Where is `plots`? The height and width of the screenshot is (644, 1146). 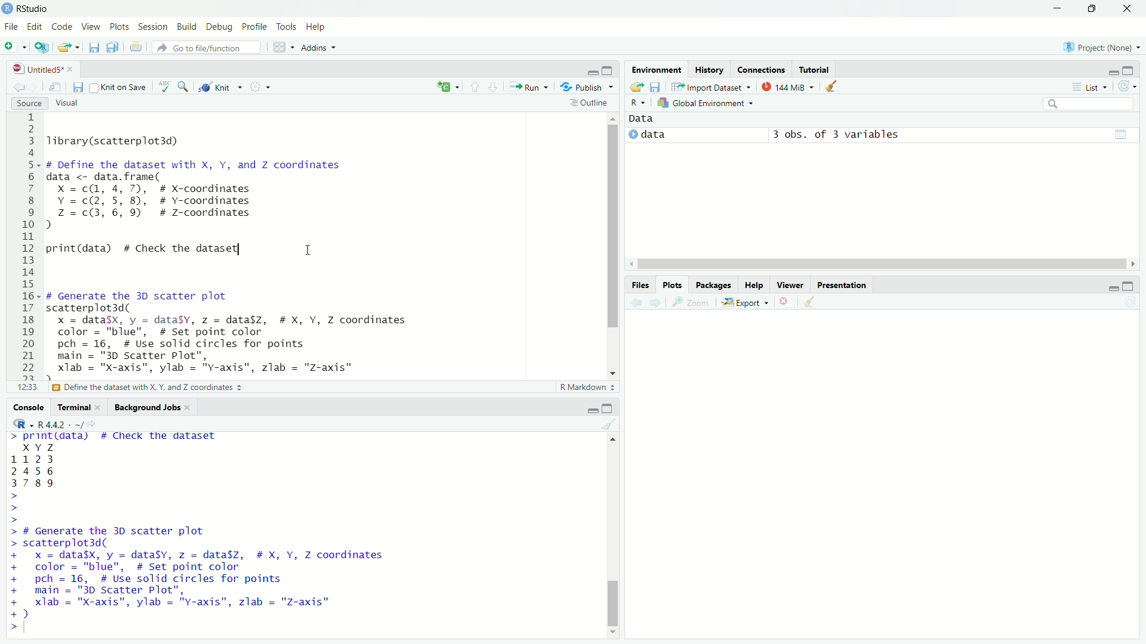 plots is located at coordinates (120, 29).